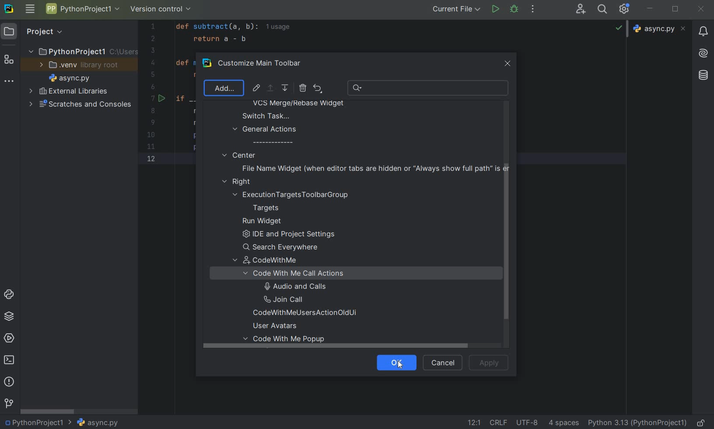 The height and width of the screenshot is (429, 714). I want to click on SCRATCHES AND CONSOLES, so click(80, 104).